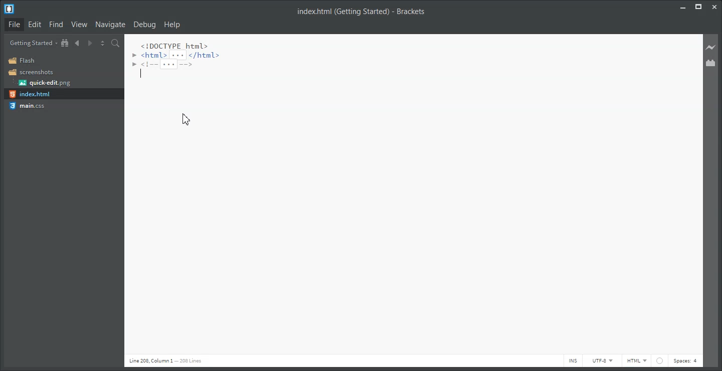  What do you see at coordinates (23, 60) in the screenshot?
I see `Flash` at bounding box center [23, 60].